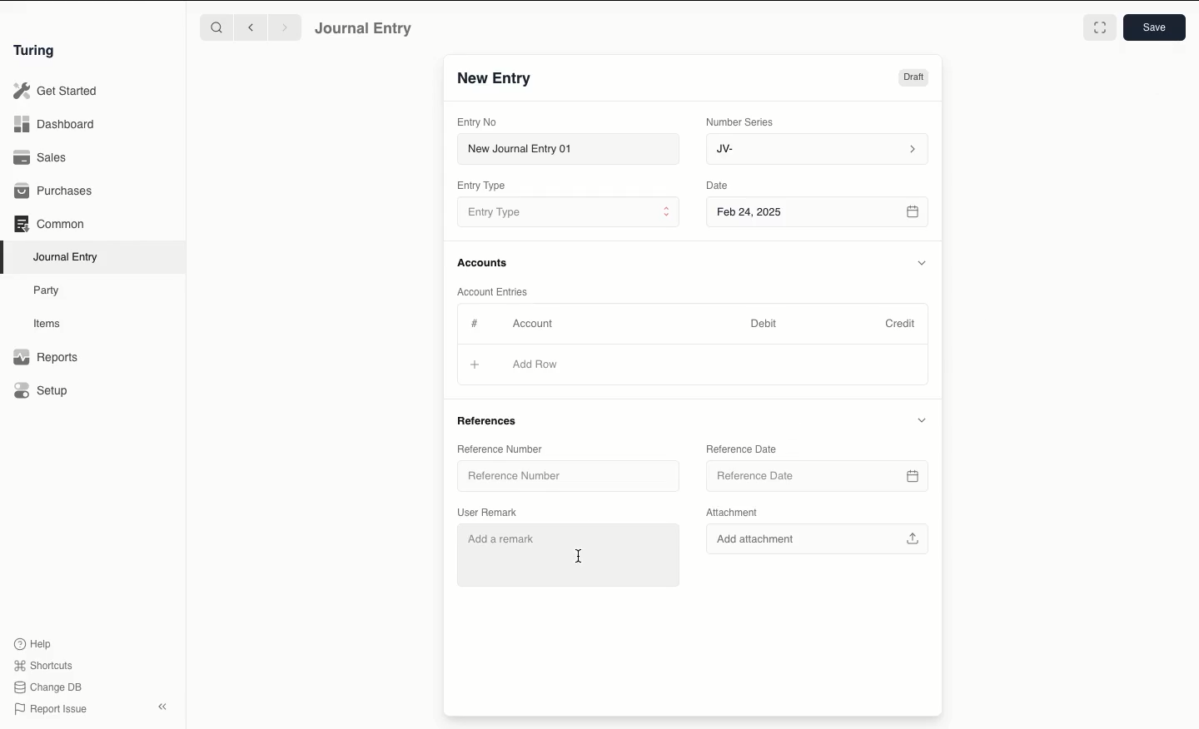  Describe the element at coordinates (47, 323) in the screenshot. I see `Items` at that location.